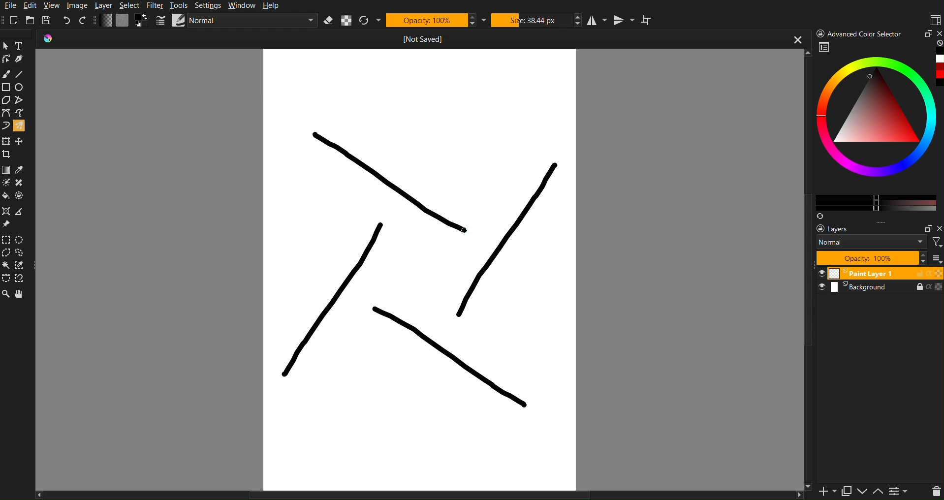 The width and height of the screenshot is (944, 500). Describe the element at coordinates (889, 222) in the screenshot. I see `more` at that location.